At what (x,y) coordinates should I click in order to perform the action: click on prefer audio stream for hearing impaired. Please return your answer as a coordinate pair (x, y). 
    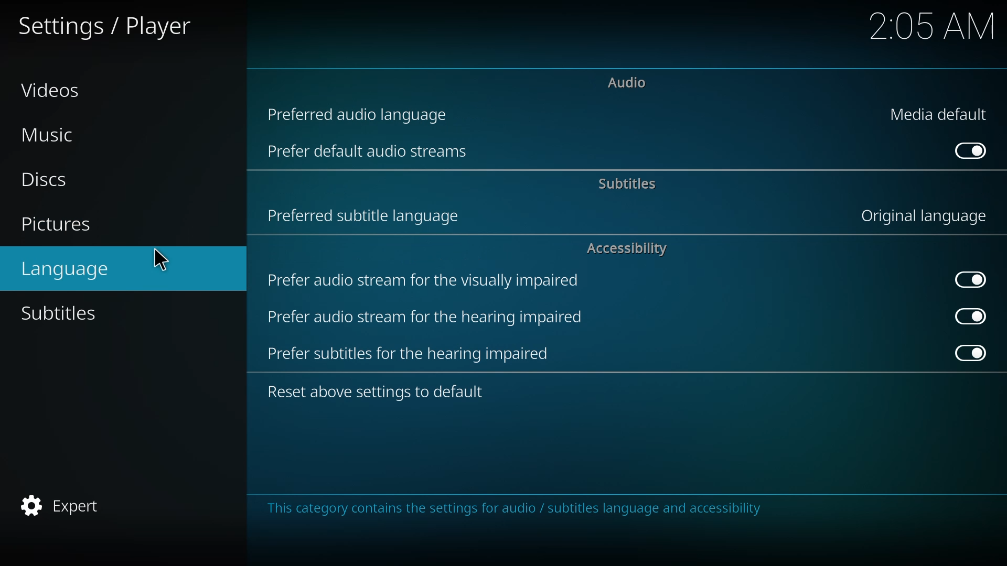
    Looking at the image, I should click on (425, 315).